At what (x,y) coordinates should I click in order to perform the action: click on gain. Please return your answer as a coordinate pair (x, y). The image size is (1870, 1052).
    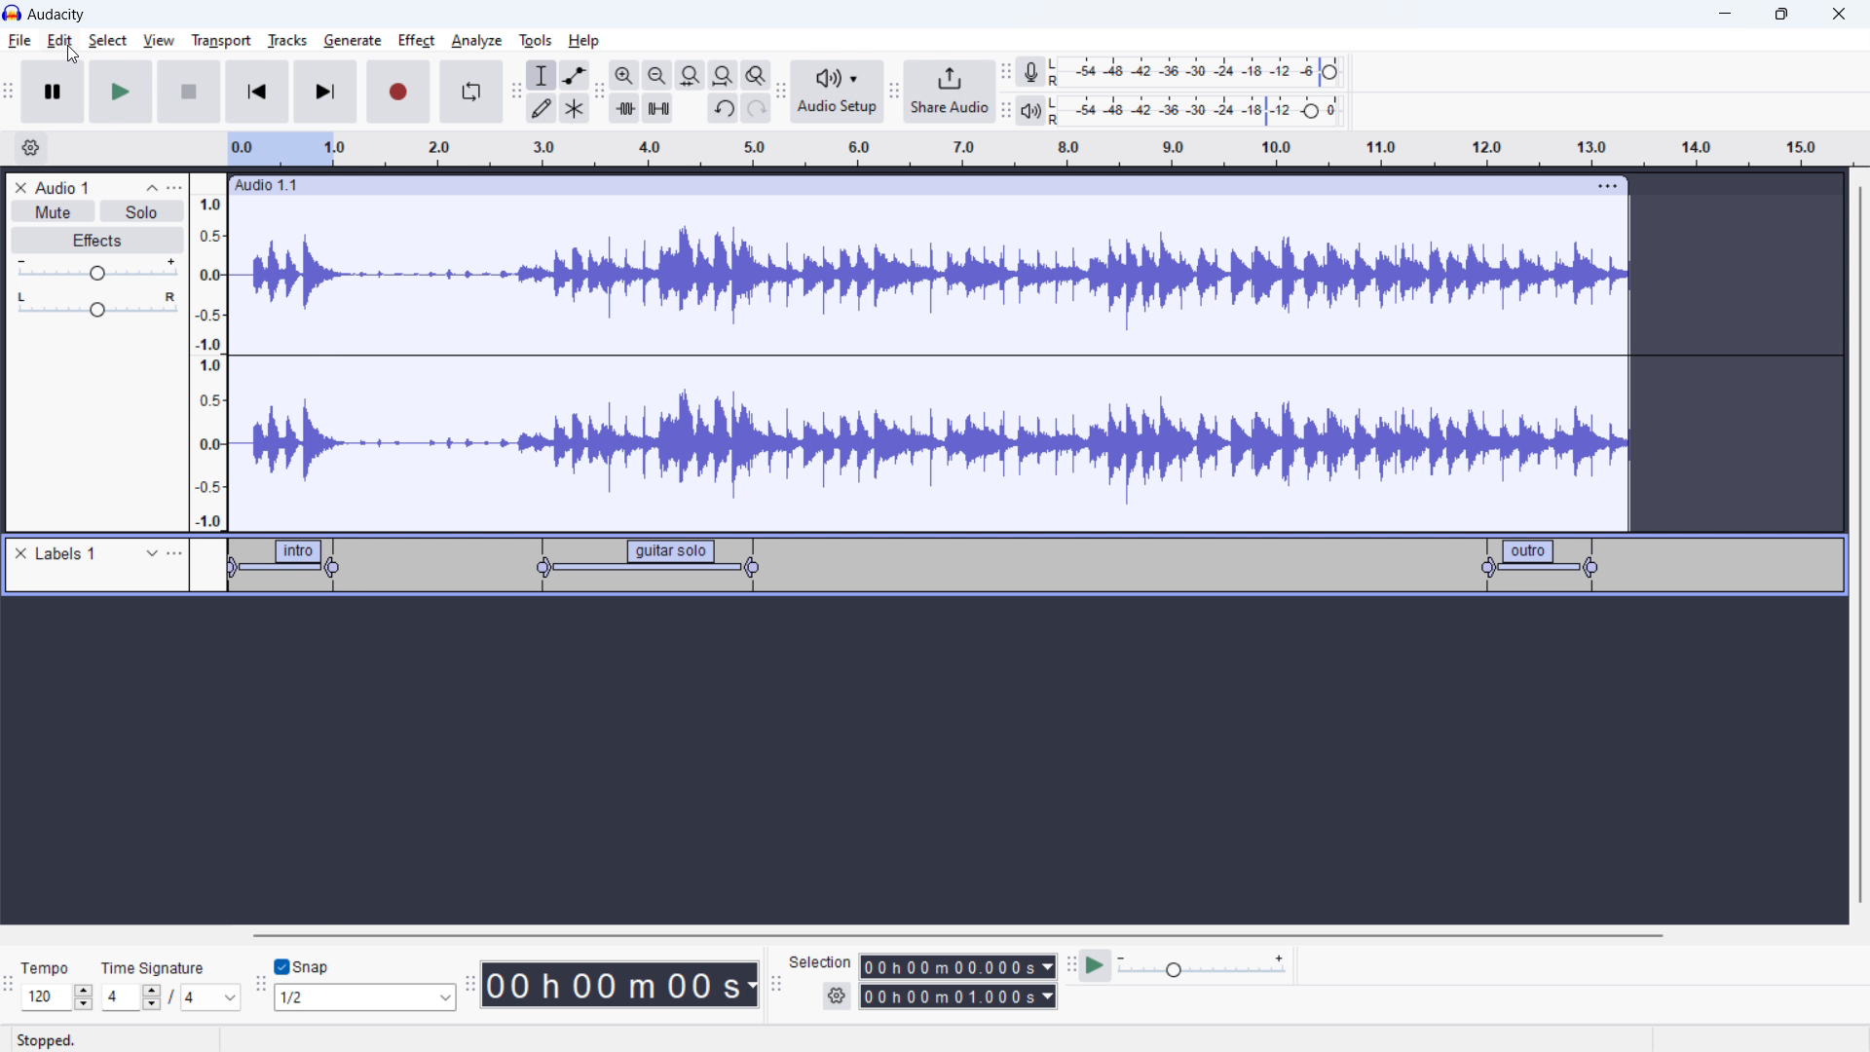
    Looking at the image, I should click on (97, 270).